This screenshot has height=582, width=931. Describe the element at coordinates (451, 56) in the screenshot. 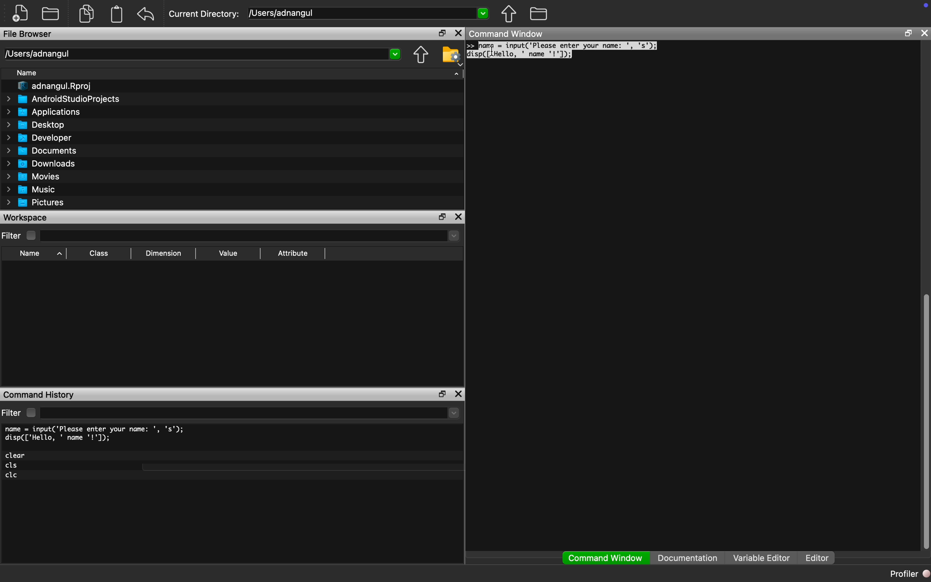

I see `Folder settings` at that location.